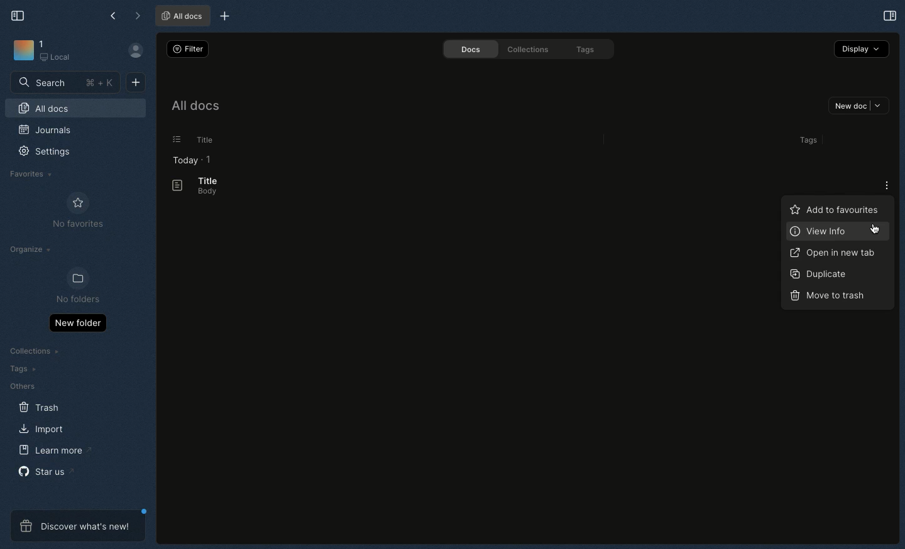  Describe the element at coordinates (73, 286) in the screenshot. I see `No folders` at that location.